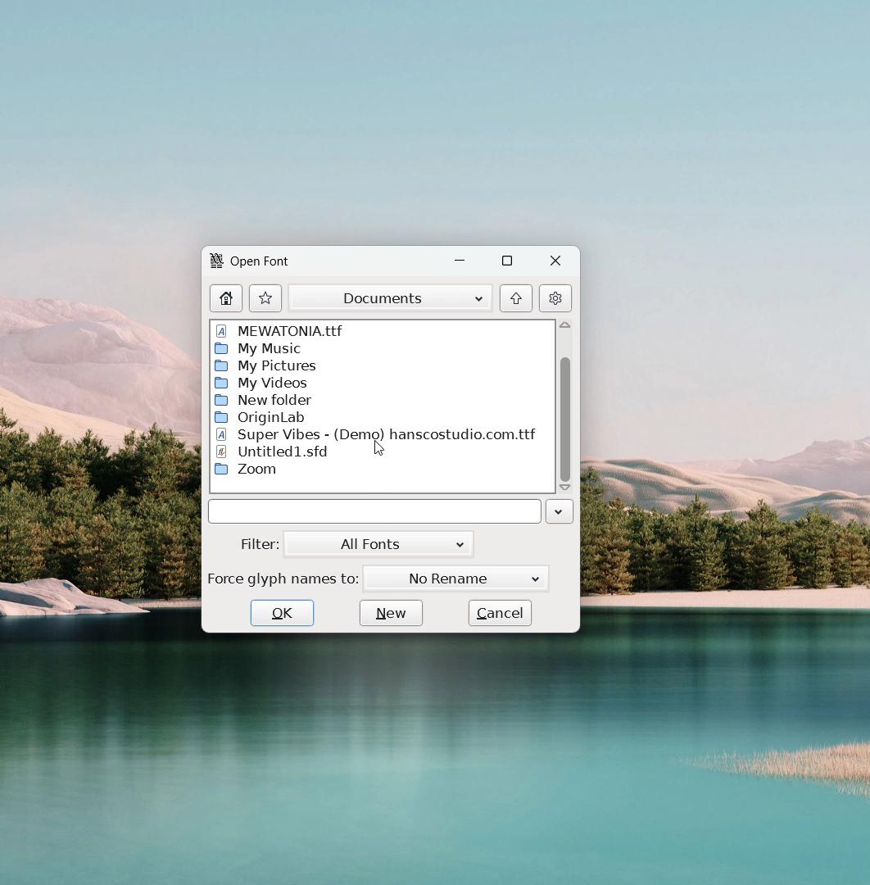  What do you see at coordinates (261, 384) in the screenshot?
I see `My Videos` at bounding box center [261, 384].